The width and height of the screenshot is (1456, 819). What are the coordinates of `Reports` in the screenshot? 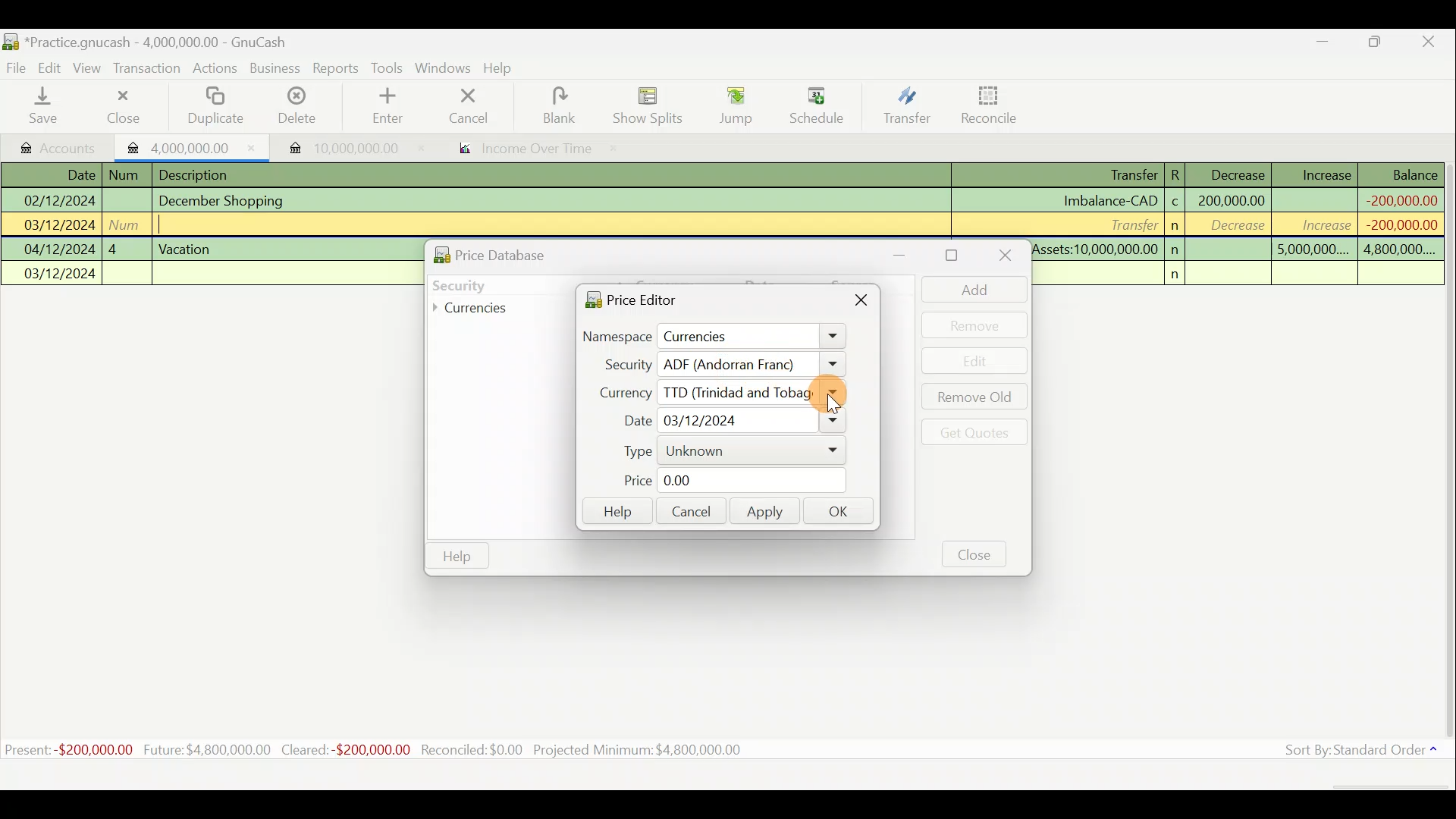 It's located at (335, 68).